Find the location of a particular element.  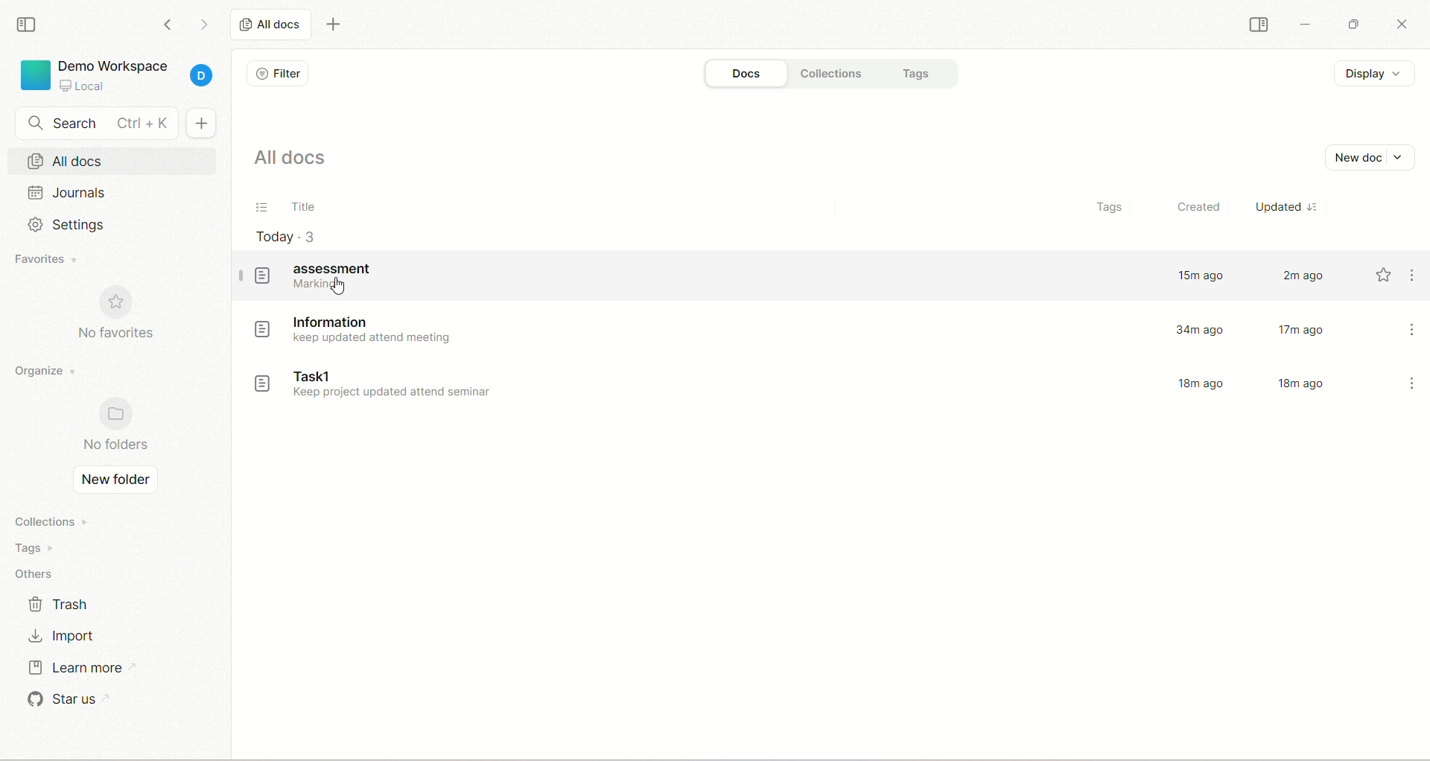

profile is located at coordinates (203, 72).